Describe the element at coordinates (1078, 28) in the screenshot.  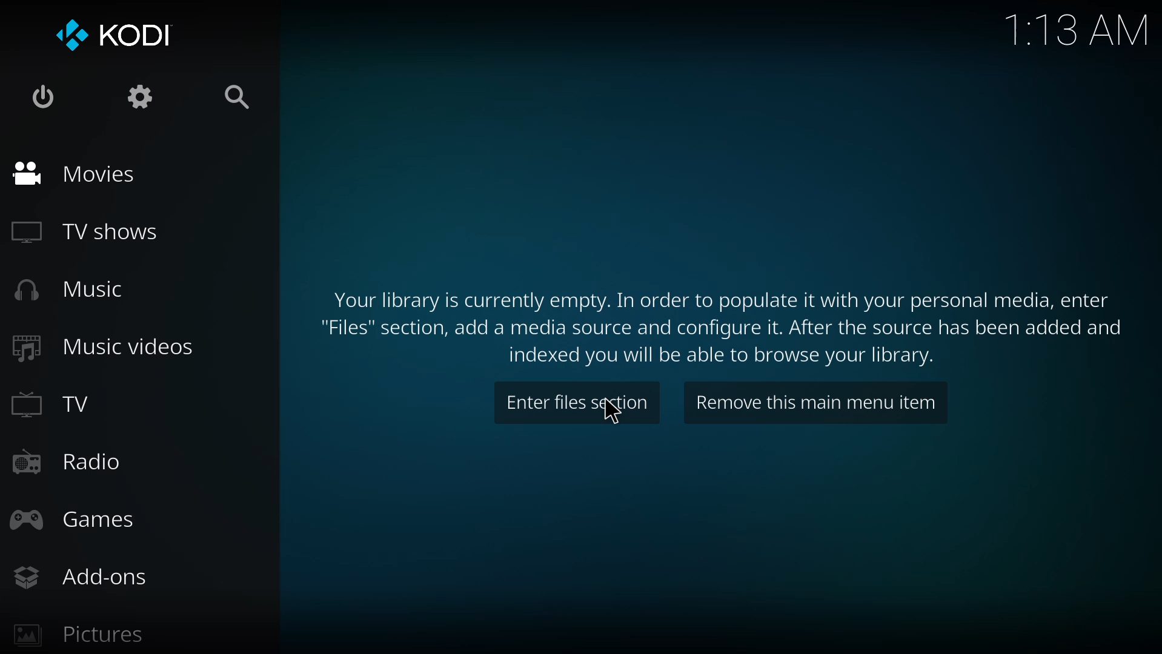
I see `1:13 AM time` at that location.